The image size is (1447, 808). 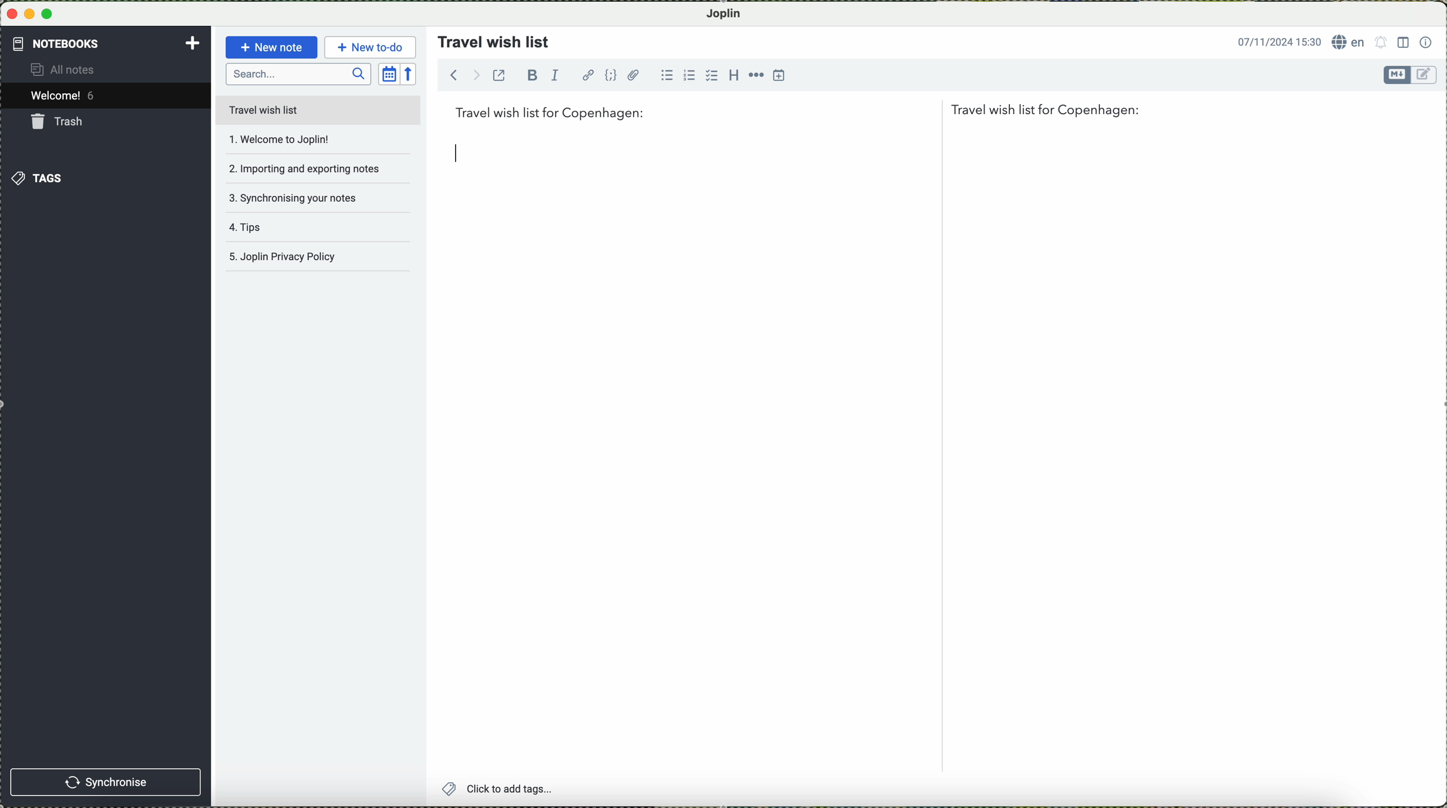 I want to click on bold, so click(x=533, y=75).